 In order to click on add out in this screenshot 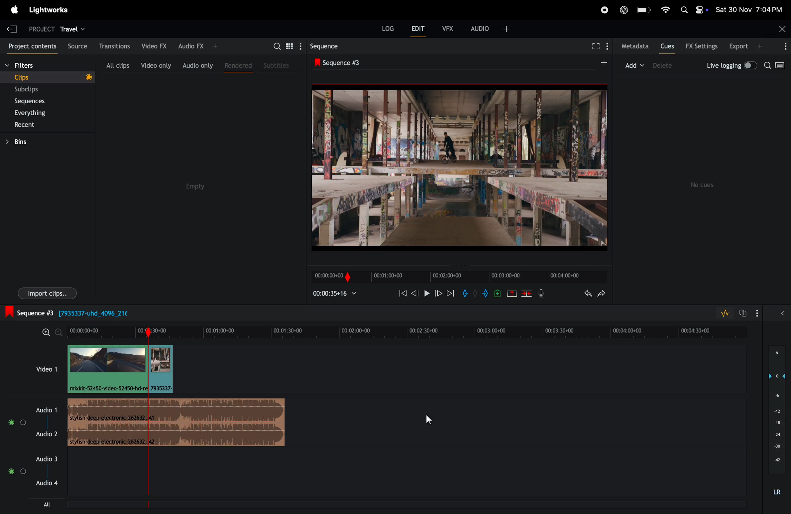, I will do `click(486, 295)`.